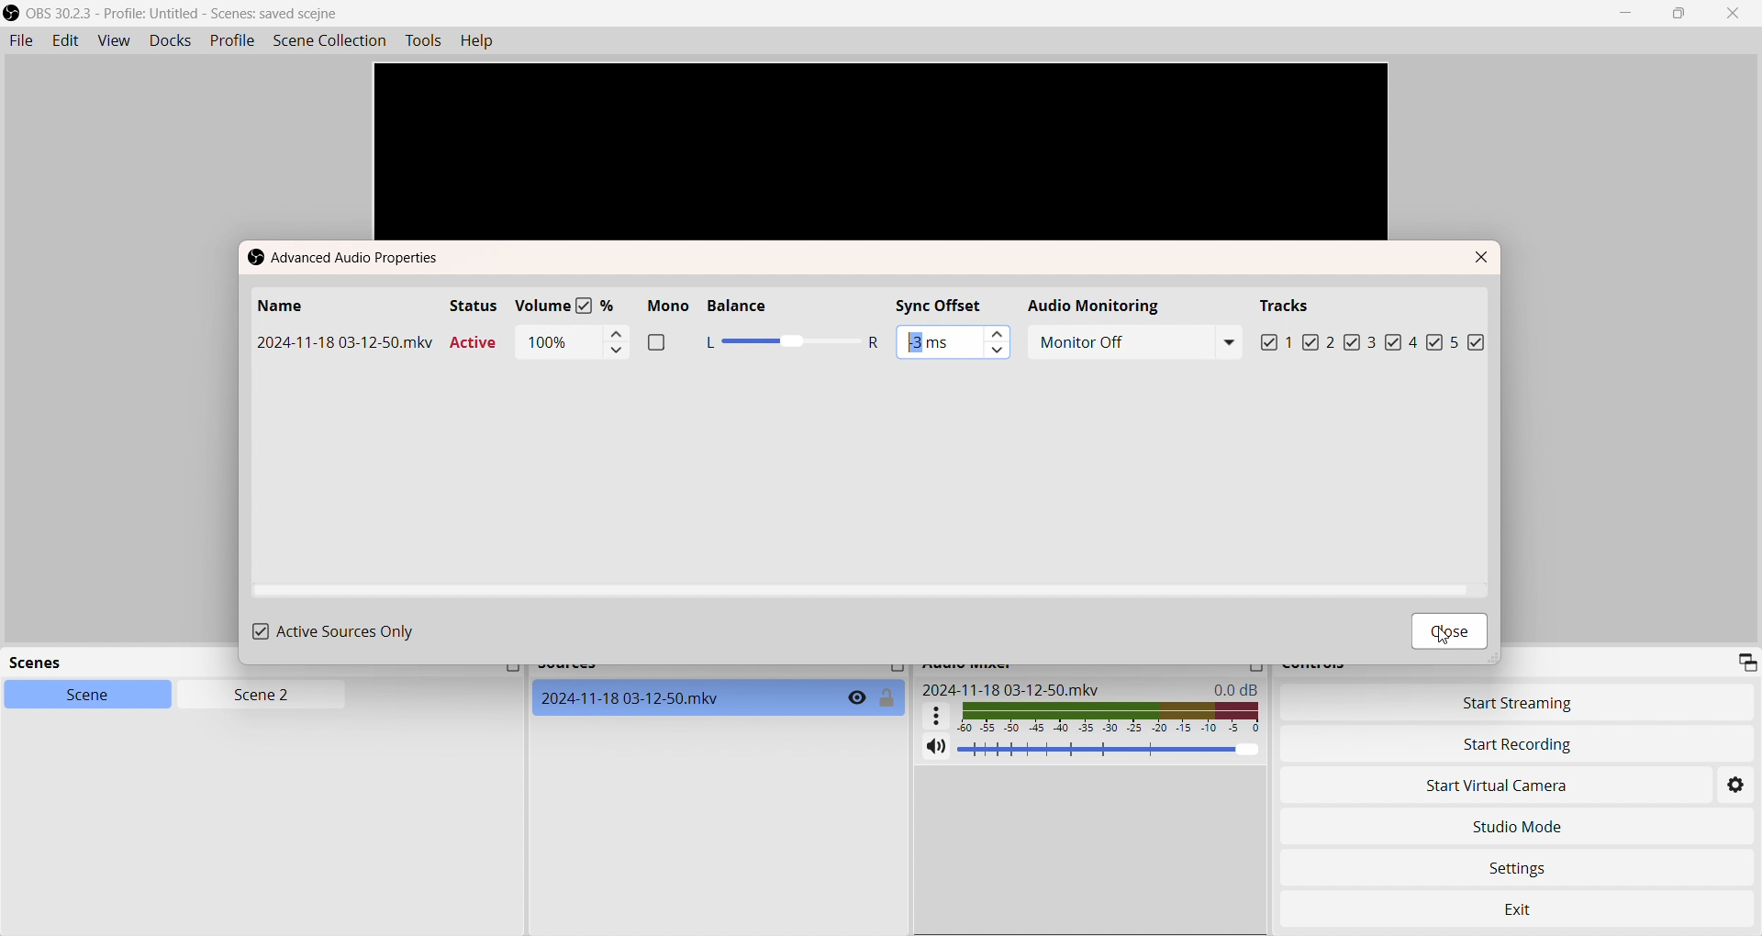  What do you see at coordinates (425, 40) in the screenshot?
I see `Tools` at bounding box center [425, 40].